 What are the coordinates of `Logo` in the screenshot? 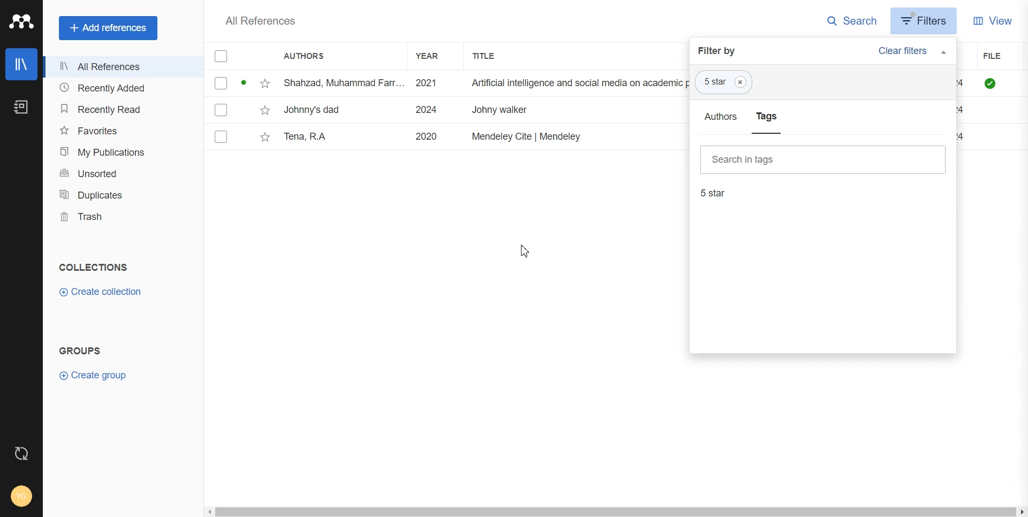 It's located at (21, 21).